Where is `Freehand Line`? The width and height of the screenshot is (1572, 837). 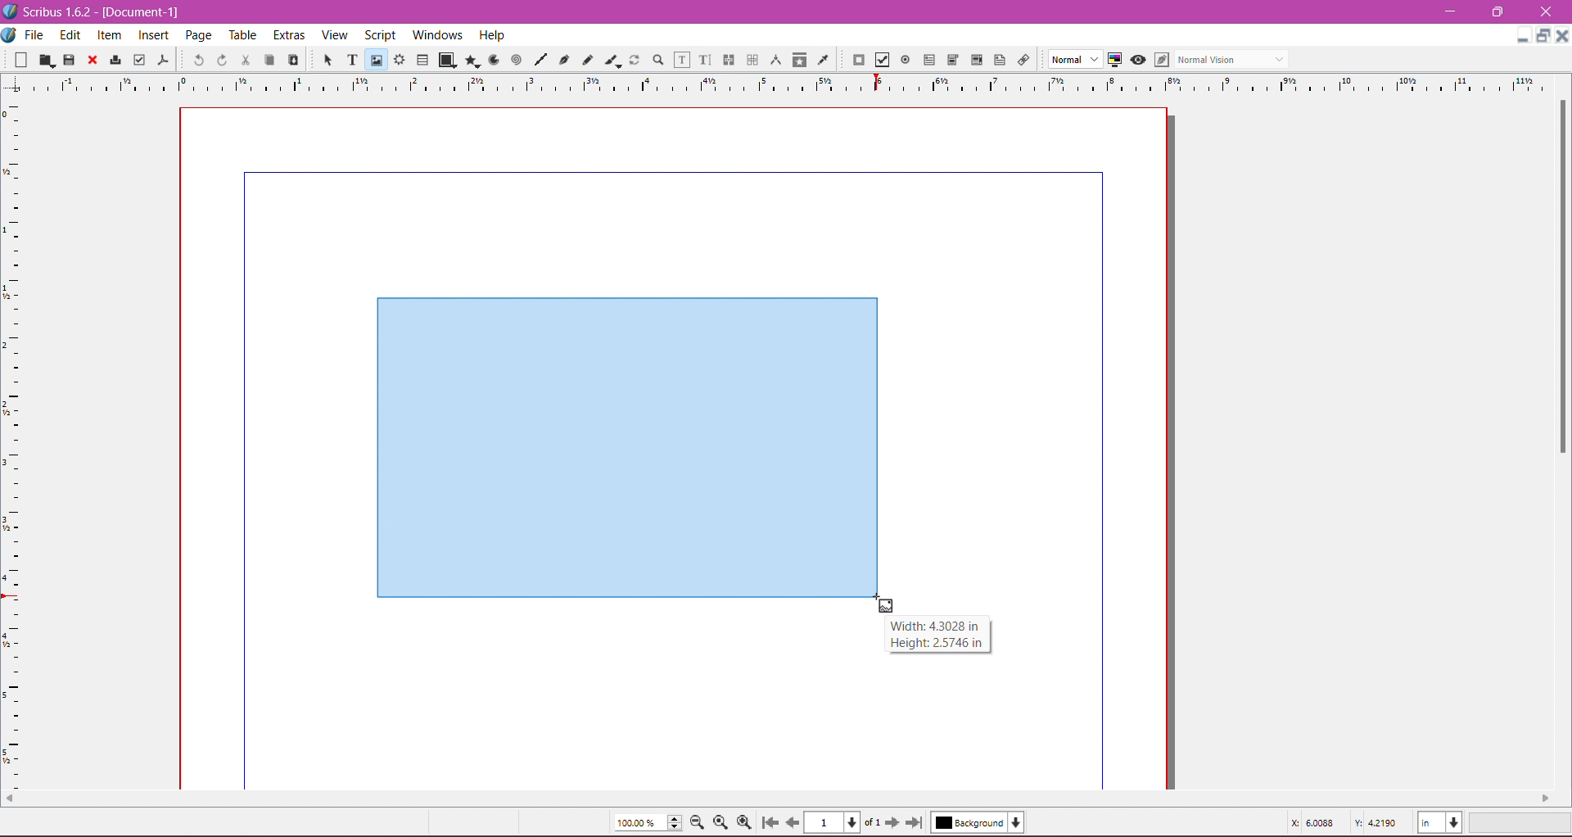
Freehand Line is located at coordinates (588, 60).